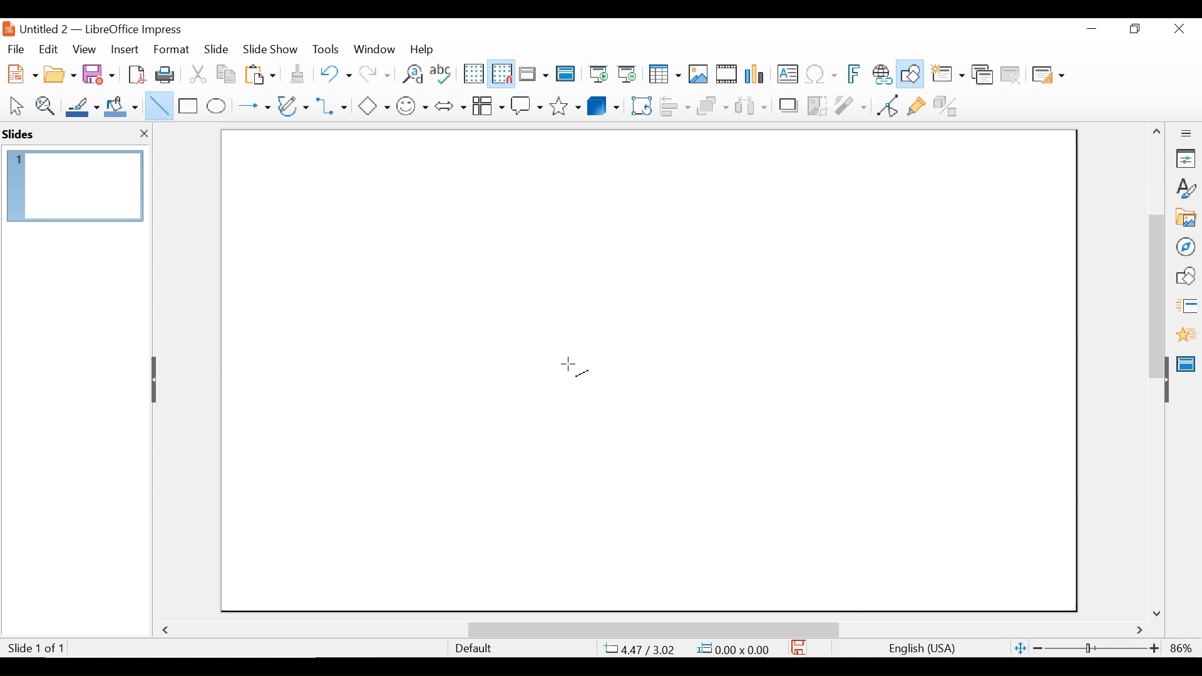 Image resolution: width=1202 pixels, height=676 pixels. What do you see at coordinates (251, 106) in the screenshot?
I see `Lines and Arrows` at bounding box center [251, 106].